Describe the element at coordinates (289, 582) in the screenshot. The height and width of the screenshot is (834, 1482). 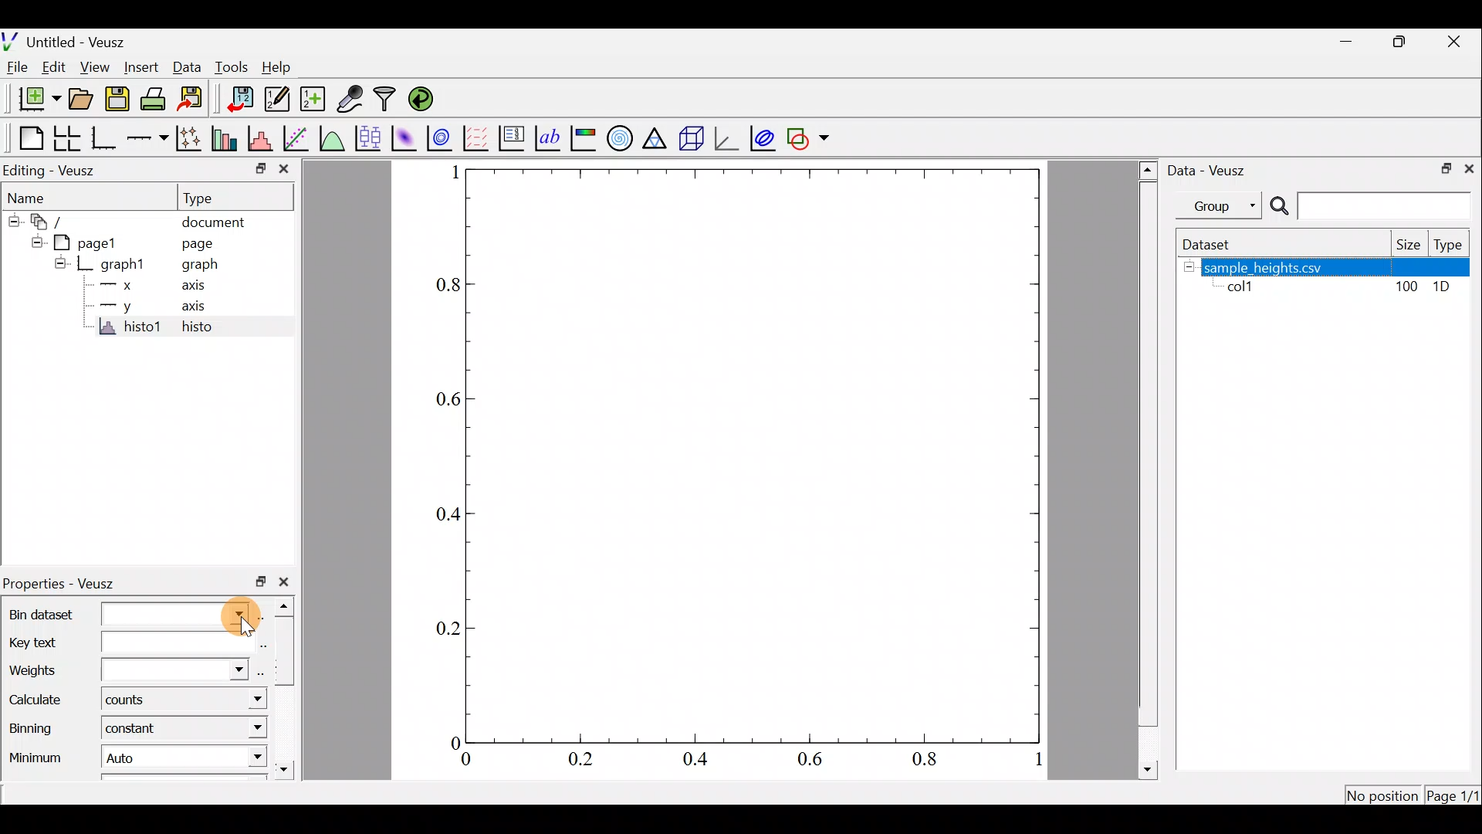
I see `close` at that location.